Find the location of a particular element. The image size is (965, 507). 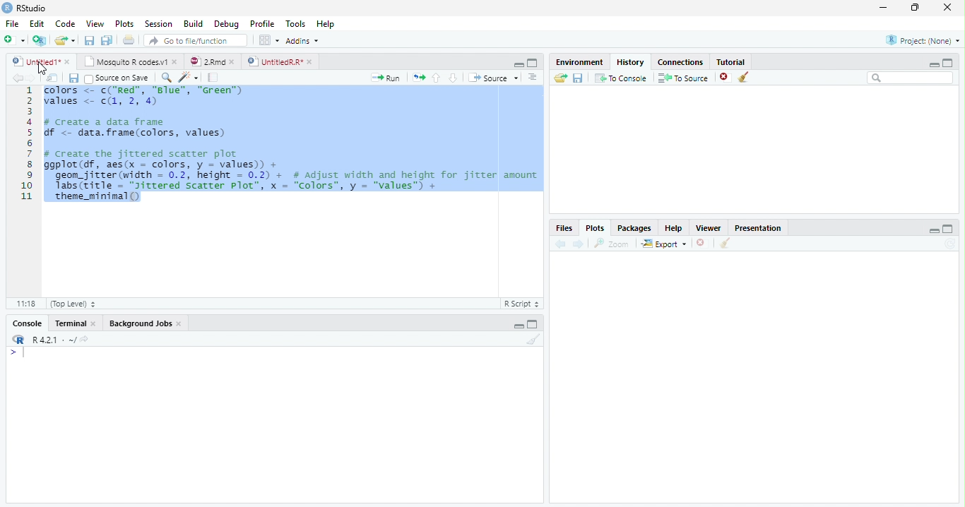

Plots is located at coordinates (595, 228).